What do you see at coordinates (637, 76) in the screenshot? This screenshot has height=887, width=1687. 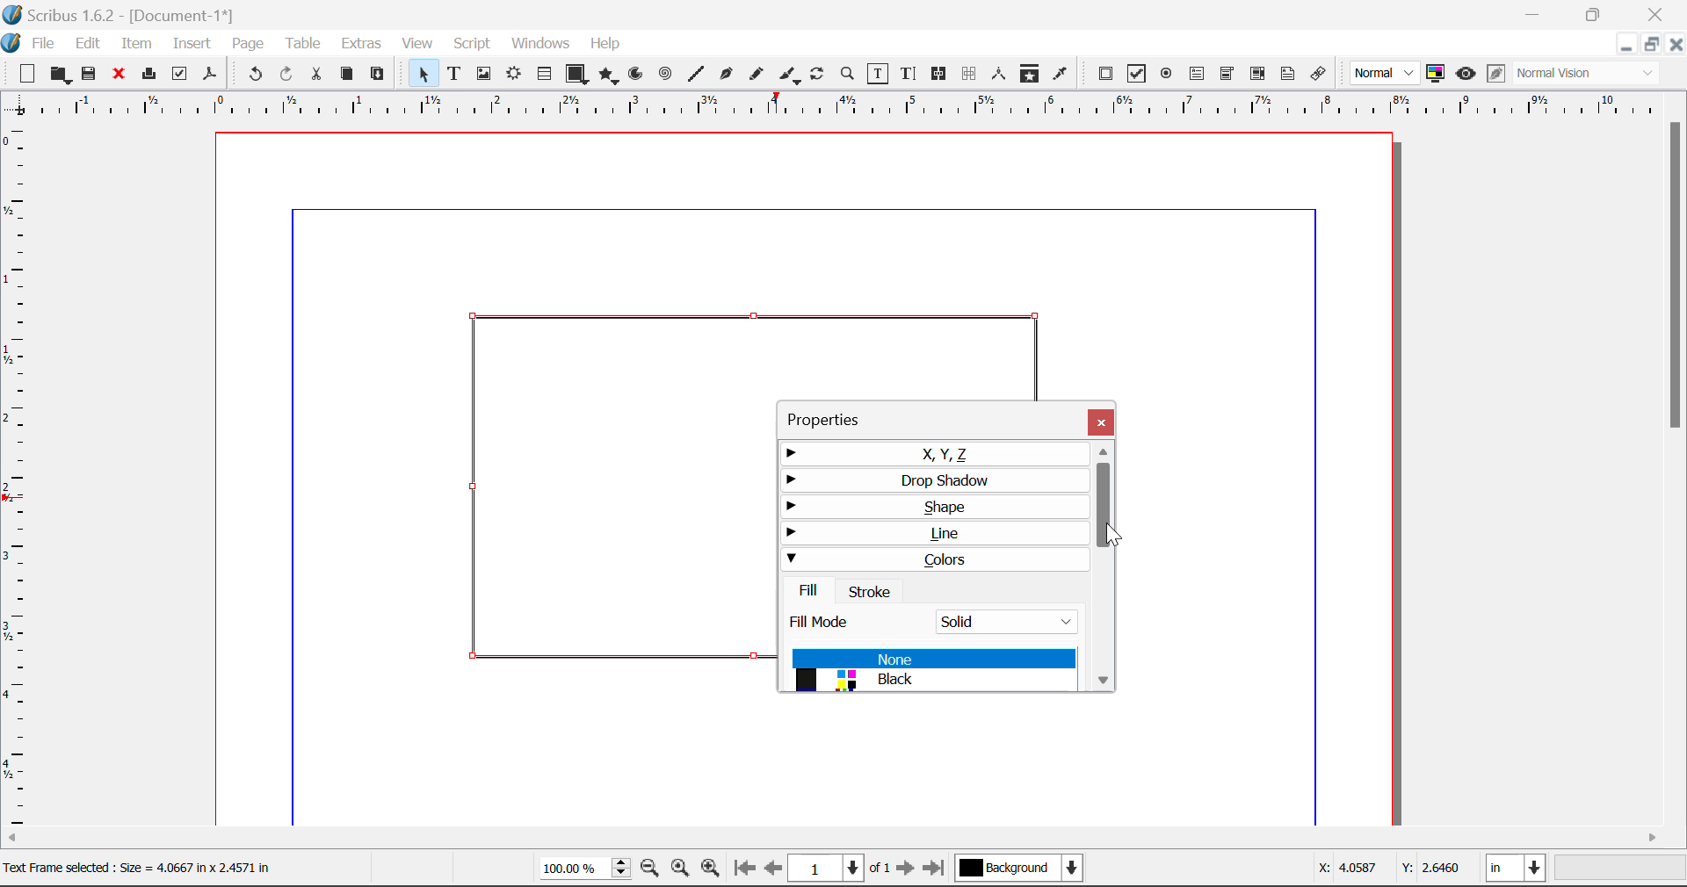 I see `Arc` at bounding box center [637, 76].